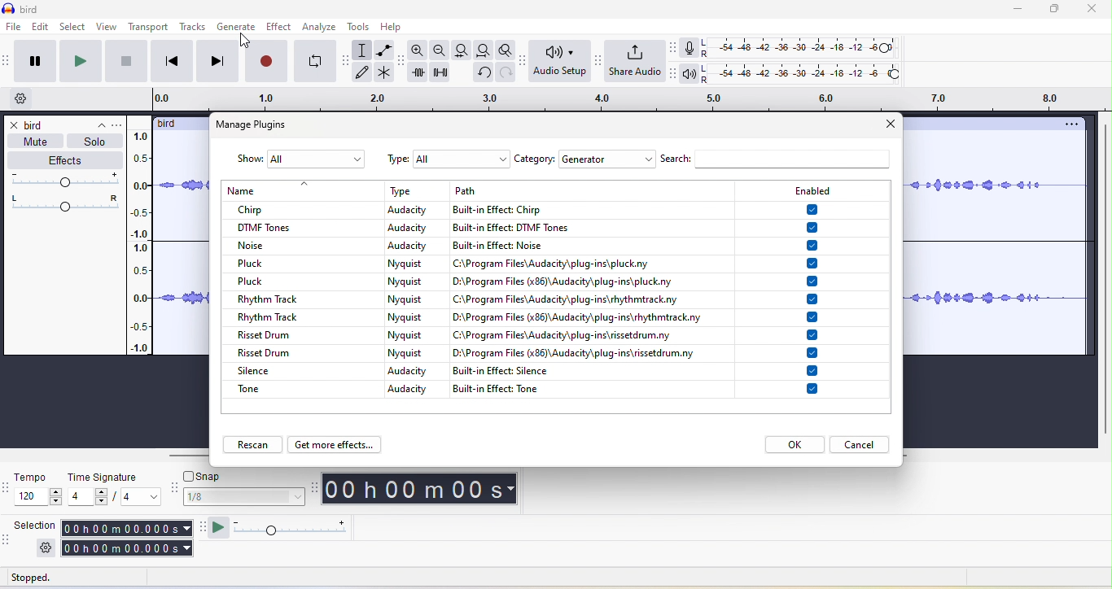 The image size is (1112, 589). What do you see at coordinates (634, 61) in the screenshot?
I see `share audio` at bounding box center [634, 61].